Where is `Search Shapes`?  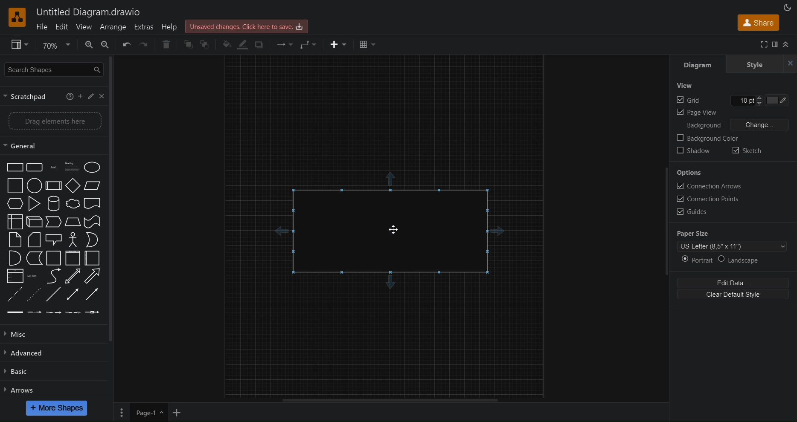
Search Shapes is located at coordinates (53, 70).